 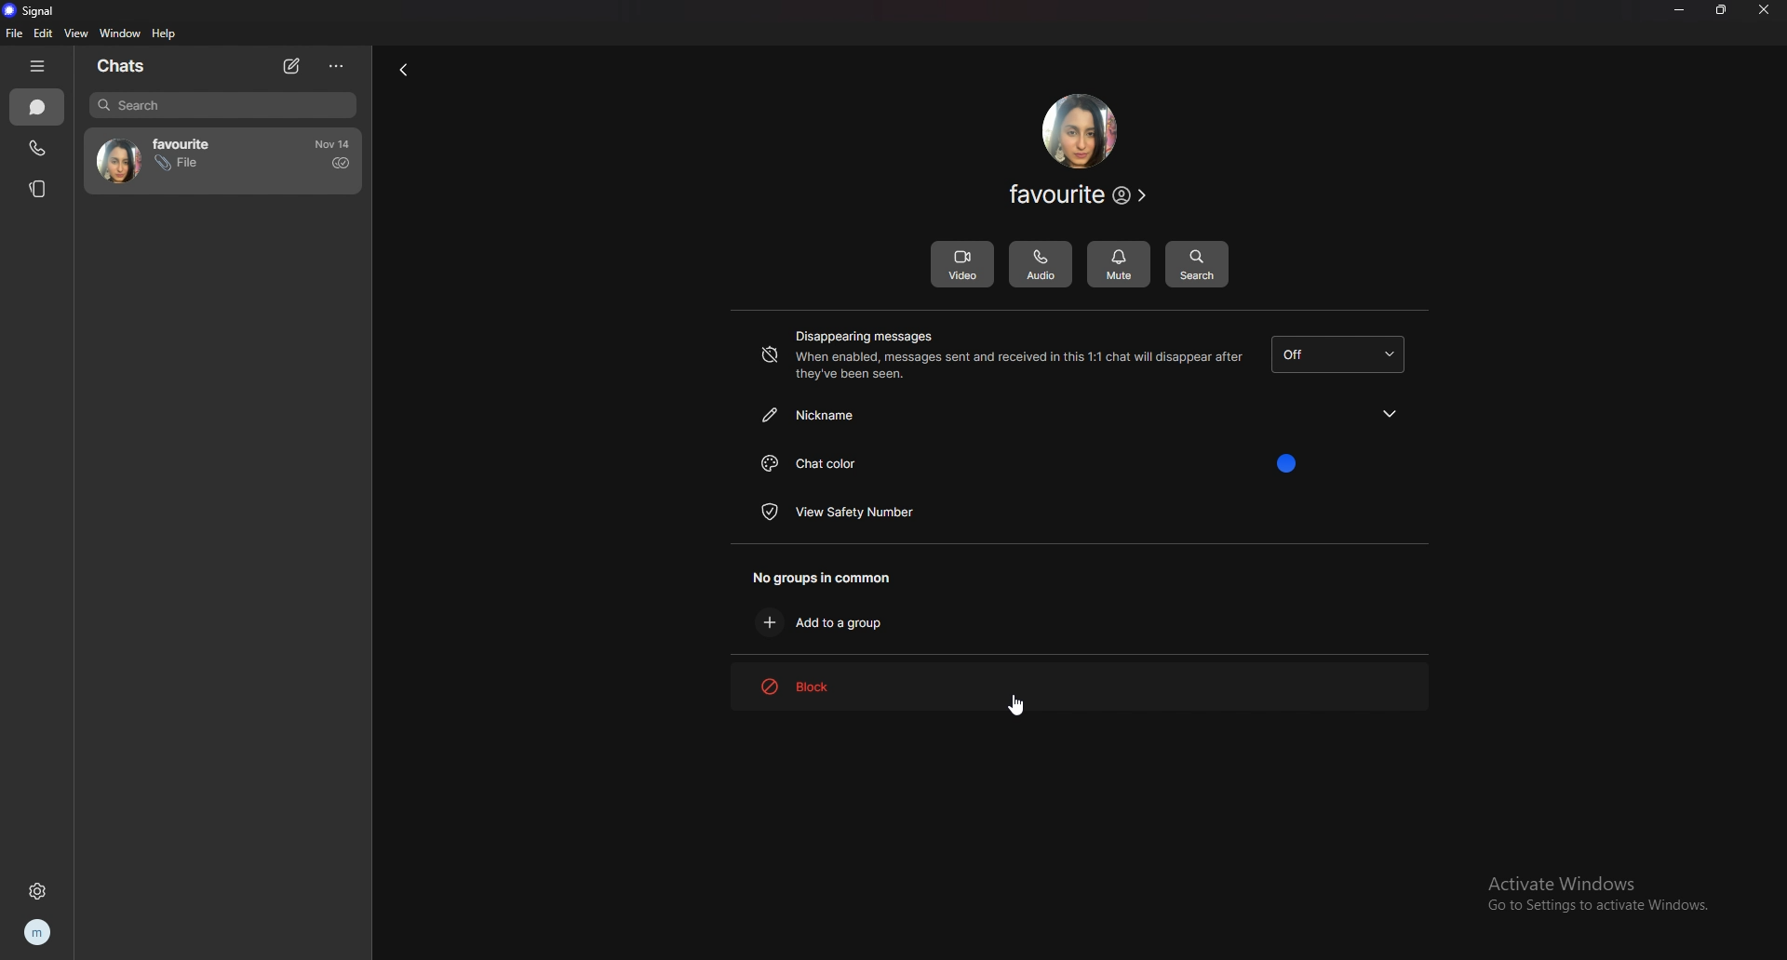 What do you see at coordinates (961, 264) in the screenshot?
I see `video` at bounding box center [961, 264].